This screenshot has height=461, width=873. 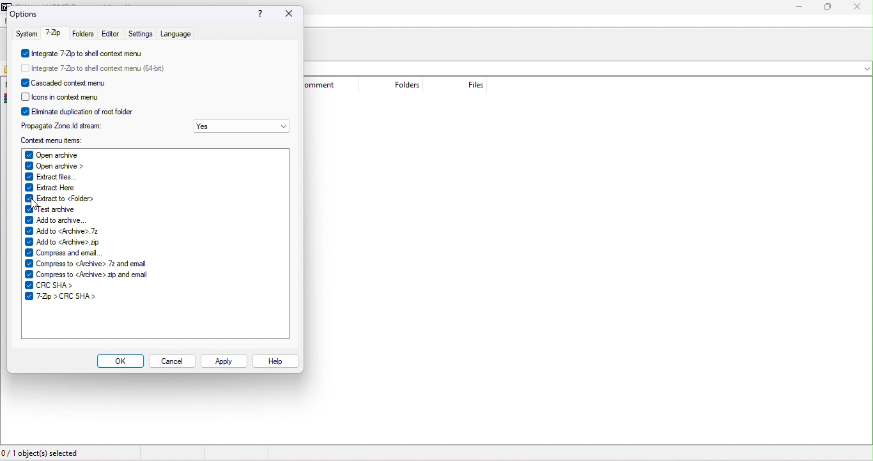 I want to click on integrate 7 zip to shell context menu, so click(x=84, y=53).